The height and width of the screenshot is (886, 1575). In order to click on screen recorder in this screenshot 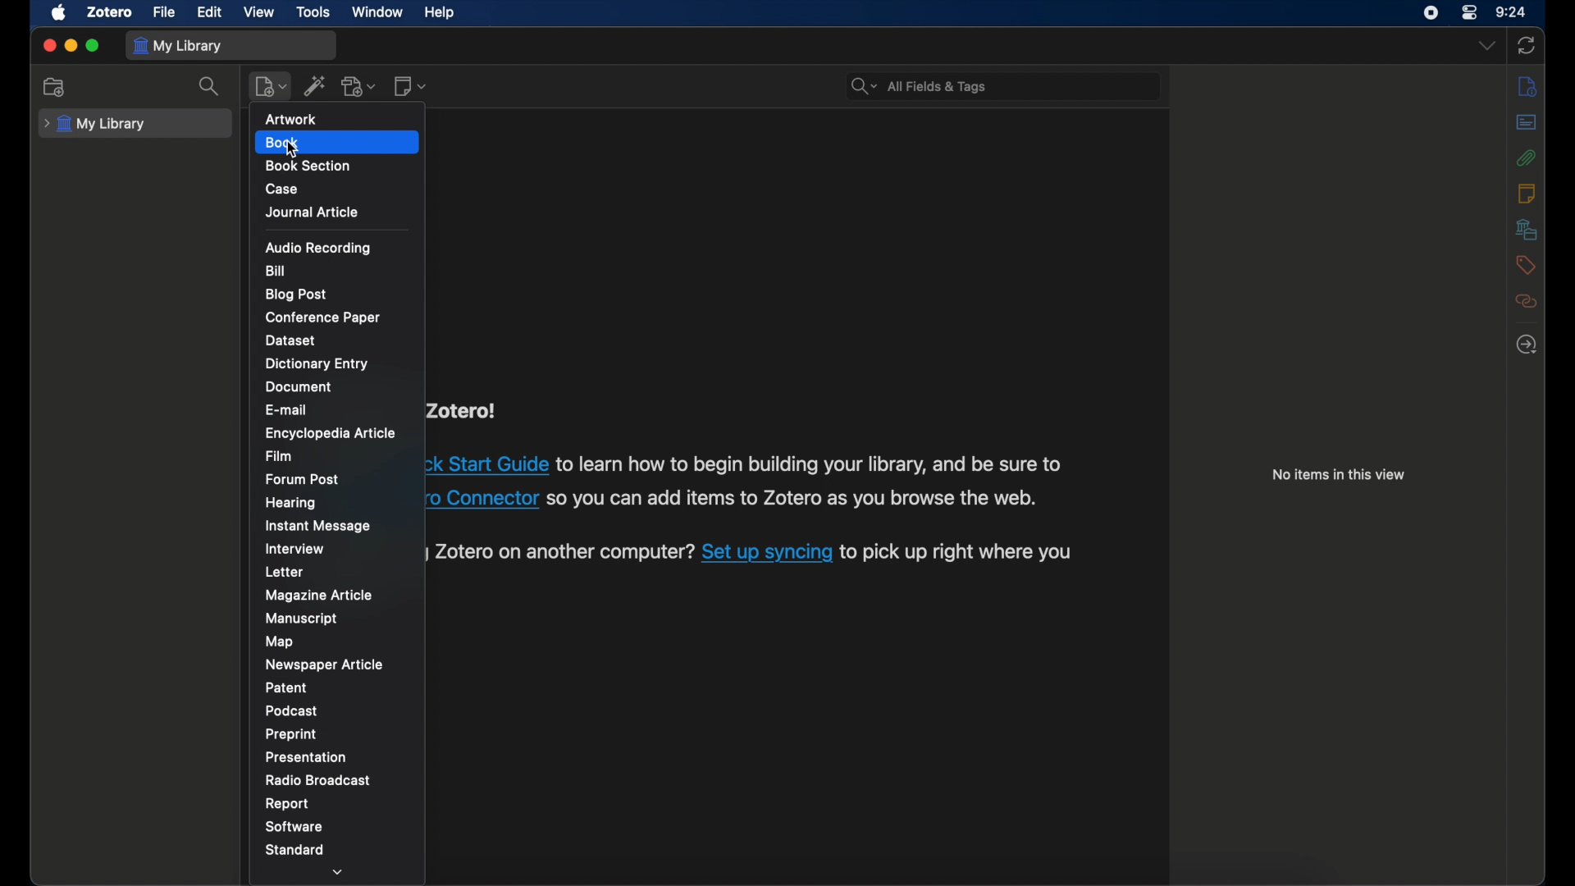, I will do `click(1431, 13)`.